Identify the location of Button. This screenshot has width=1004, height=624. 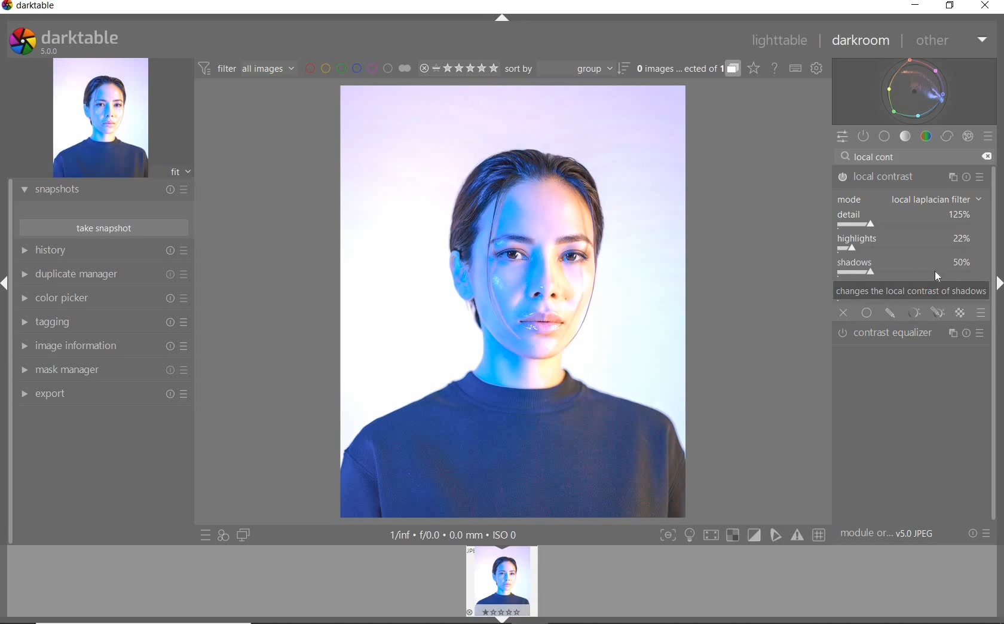
(755, 536).